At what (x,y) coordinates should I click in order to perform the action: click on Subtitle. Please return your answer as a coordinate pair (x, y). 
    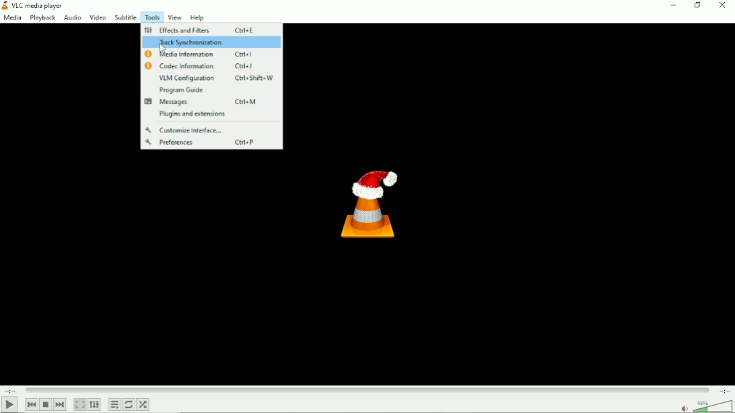
    Looking at the image, I should click on (125, 17).